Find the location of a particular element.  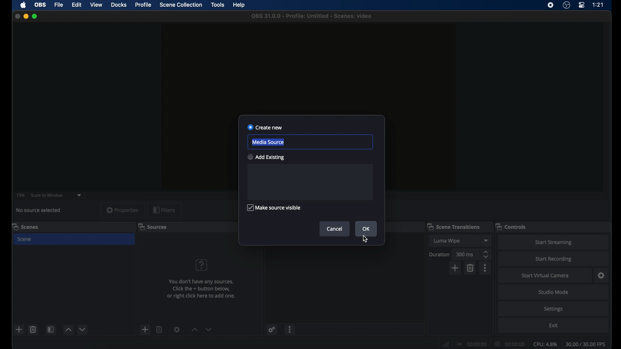

stepper buttons is located at coordinates (486, 255).